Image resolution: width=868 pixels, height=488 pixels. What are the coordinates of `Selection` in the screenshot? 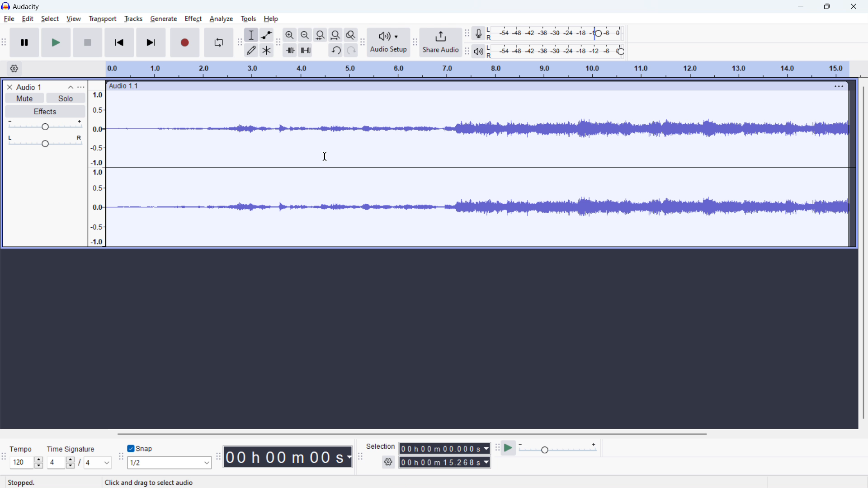 It's located at (381, 446).